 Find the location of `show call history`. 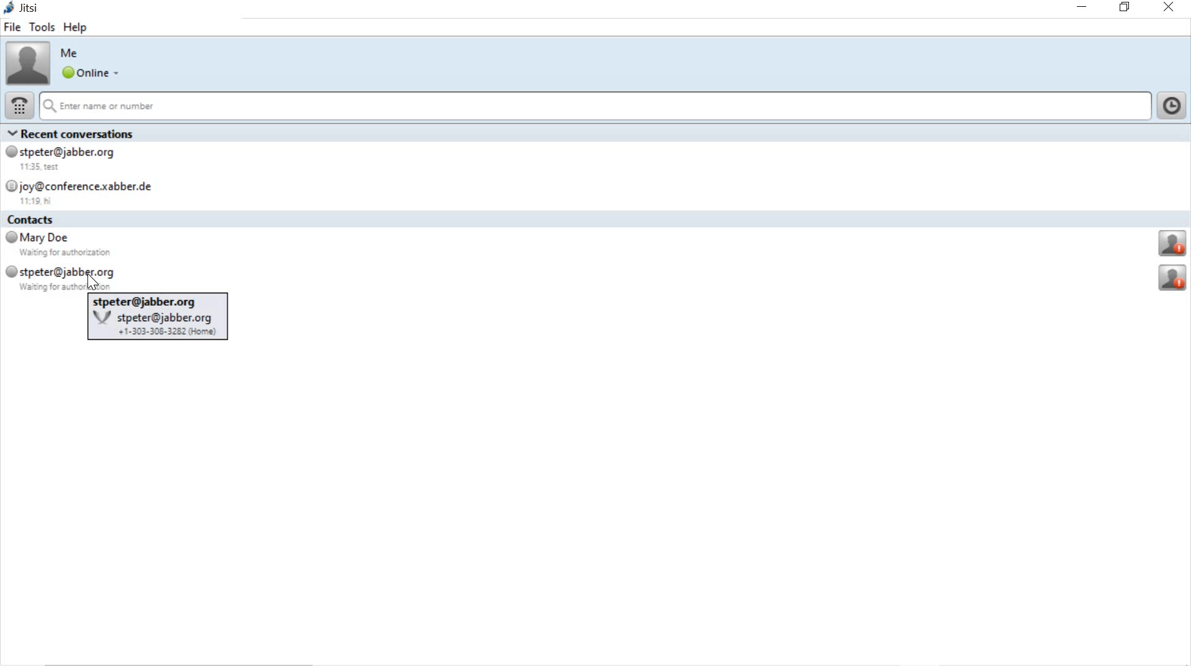

show call history is located at coordinates (1173, 105).